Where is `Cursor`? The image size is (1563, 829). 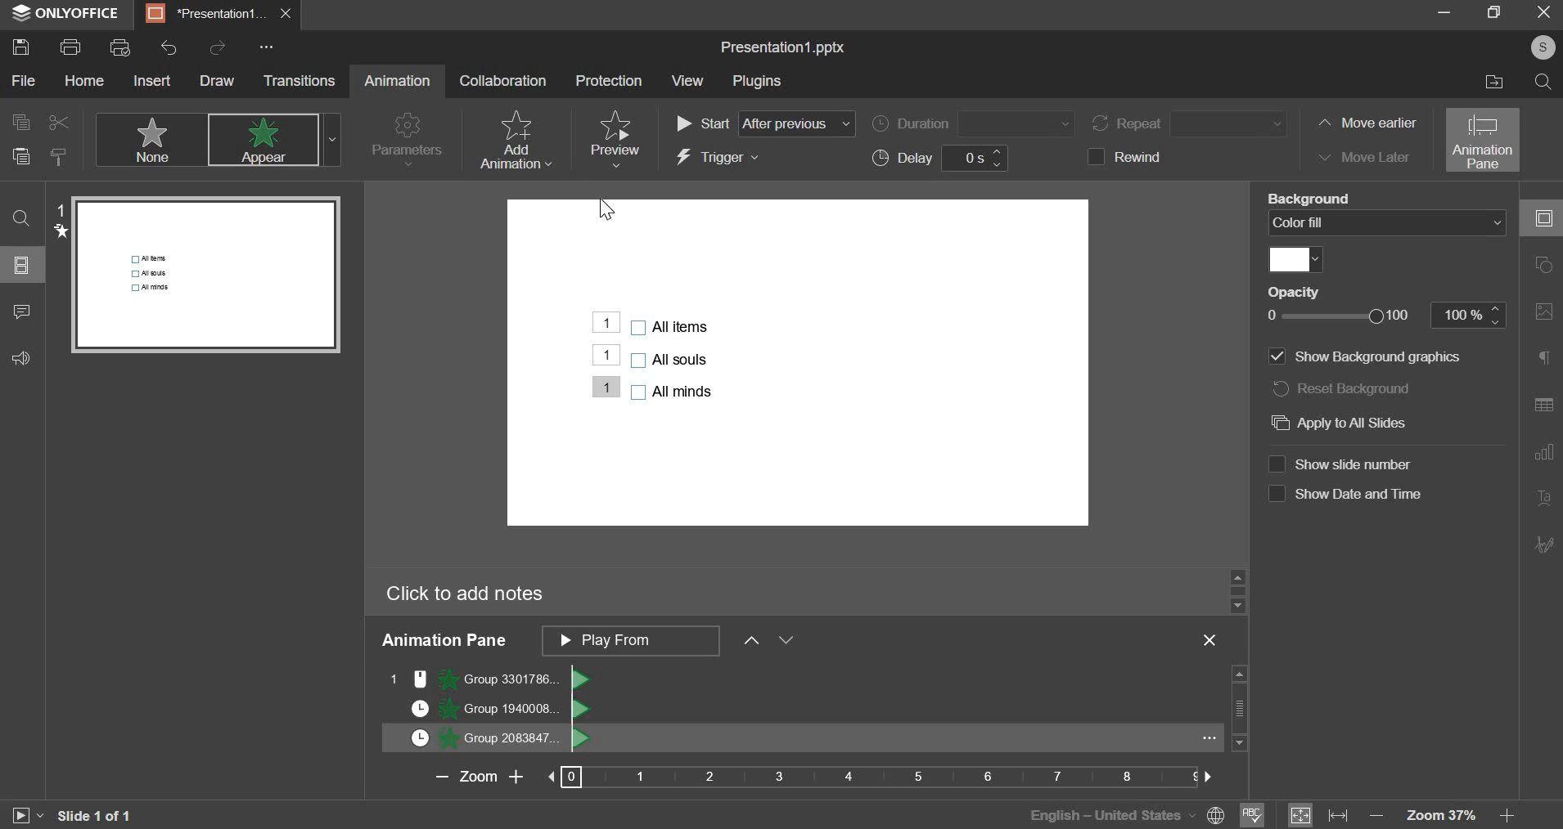 Cursor is located at coordinates (605, 212).